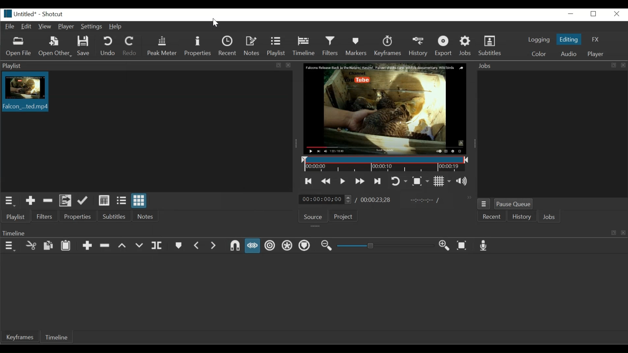  I want to click on Skip to the next point, so click(377, 181).